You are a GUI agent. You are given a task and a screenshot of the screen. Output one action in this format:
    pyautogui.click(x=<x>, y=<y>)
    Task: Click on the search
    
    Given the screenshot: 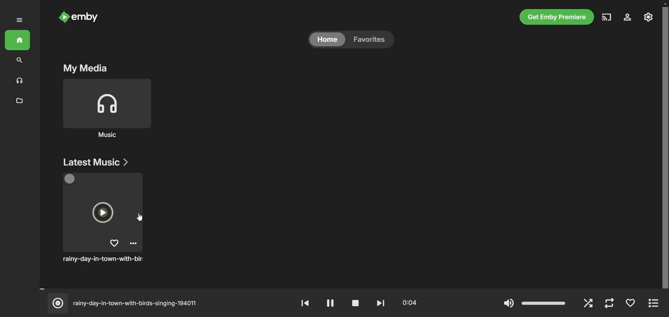 What is the action you would take?
    pyautogui.click(x=18, y=61)
    